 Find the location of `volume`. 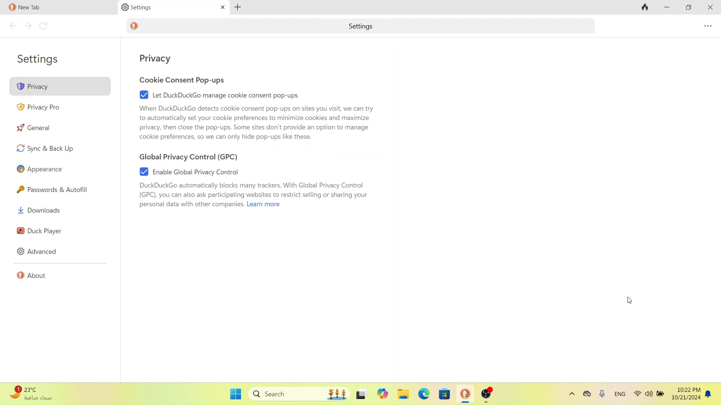

volume is located at coordinates (648, 397).